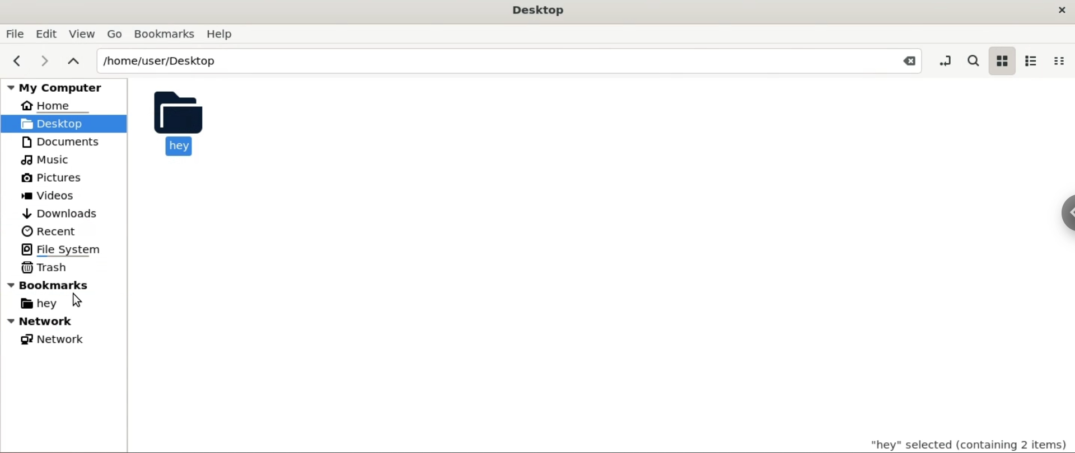 The height and width of the screenshot is (453, 1075). What do you see at coordinates (56, 196) in the screenshot?
I see `Videos` at bounding box center [56, 196].